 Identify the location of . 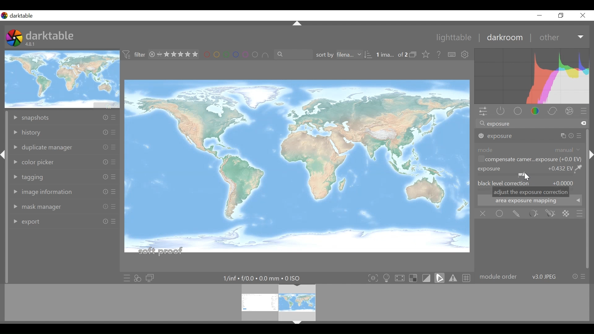
(104, 147).